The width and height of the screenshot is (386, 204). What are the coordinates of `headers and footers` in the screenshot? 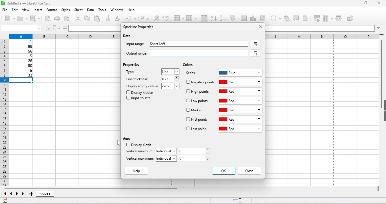 It's located at (307, 18).